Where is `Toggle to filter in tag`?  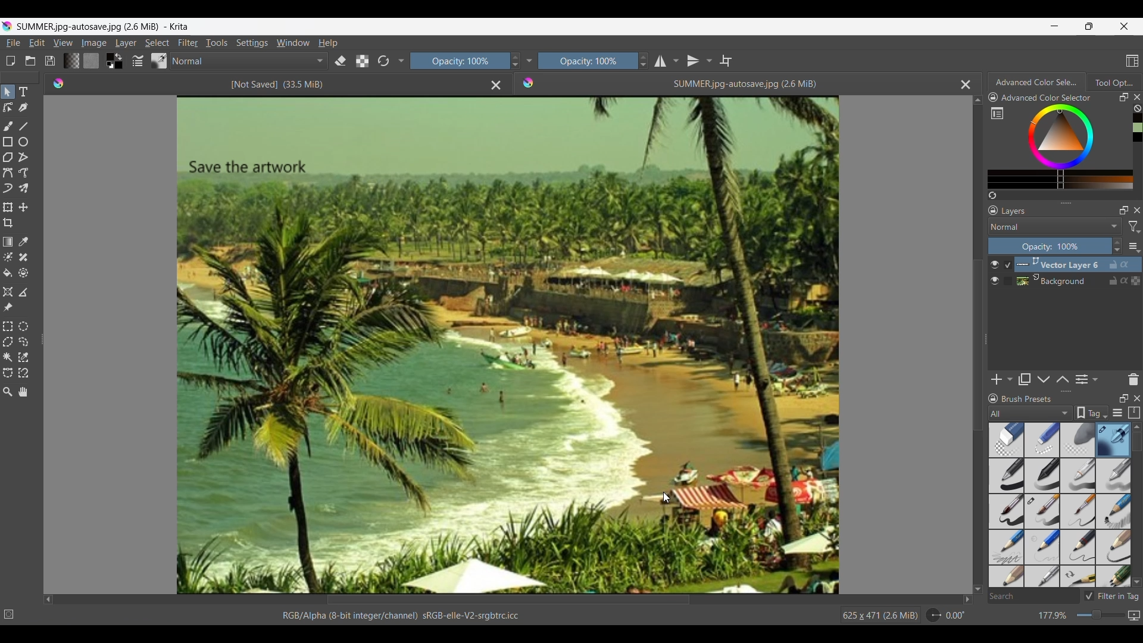 Toggle to filter in tag is located at coordinates (1111, 596).